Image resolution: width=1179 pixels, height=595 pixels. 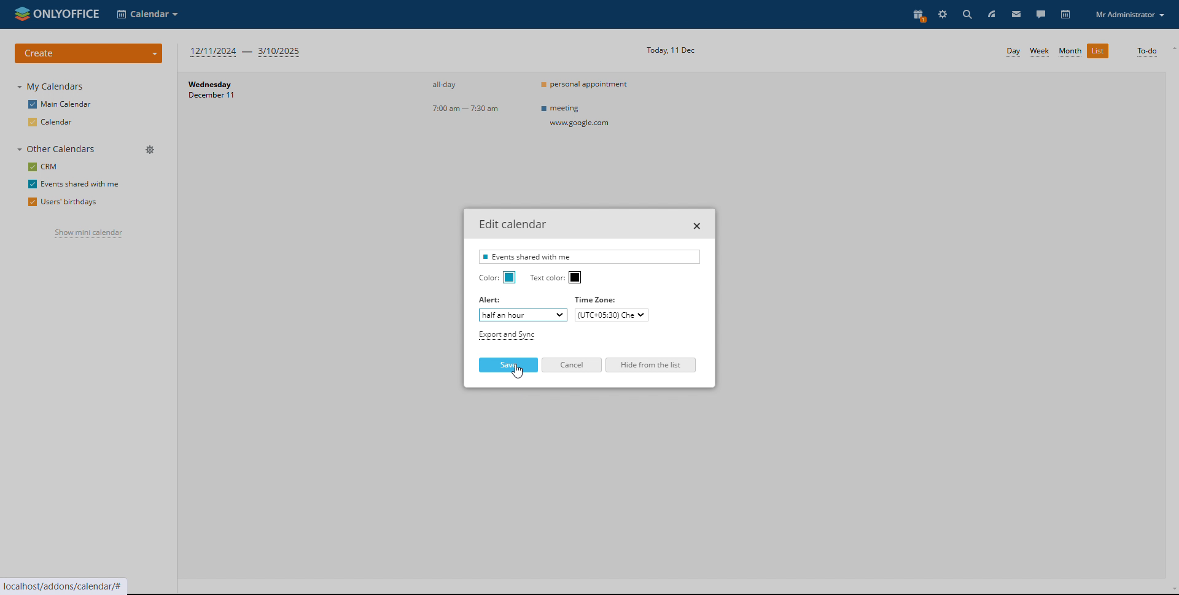 What do you see at coordinates (1040, 14) in the screenshot?
I see `talk` at bounding box center [1040, 14].